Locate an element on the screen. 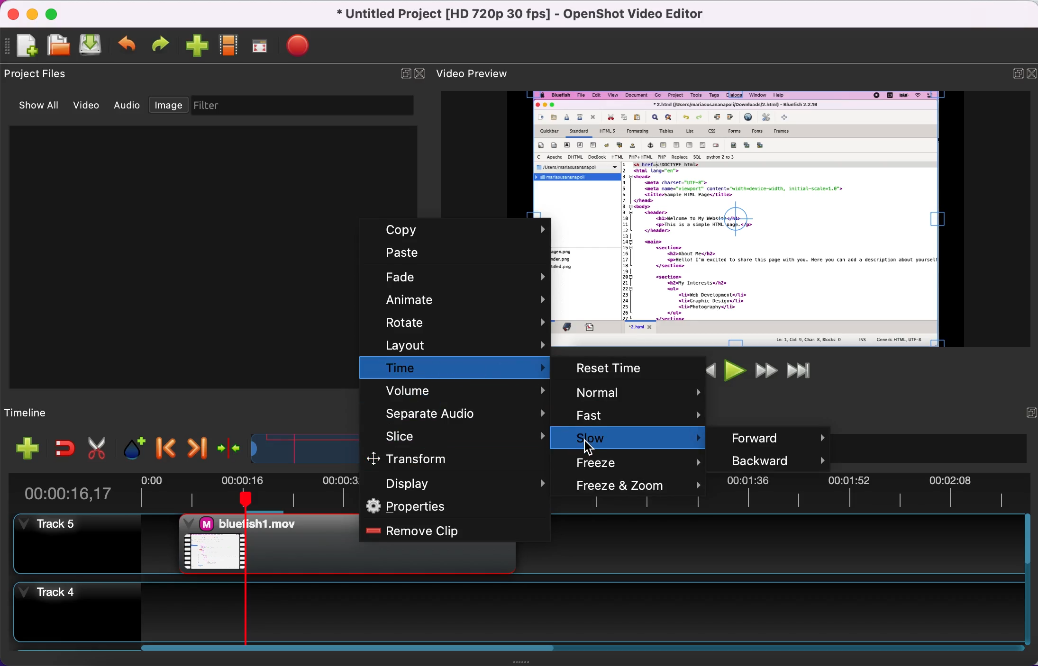 The image size is (1038, 666). separate audio is located at coordinates (457, 411).